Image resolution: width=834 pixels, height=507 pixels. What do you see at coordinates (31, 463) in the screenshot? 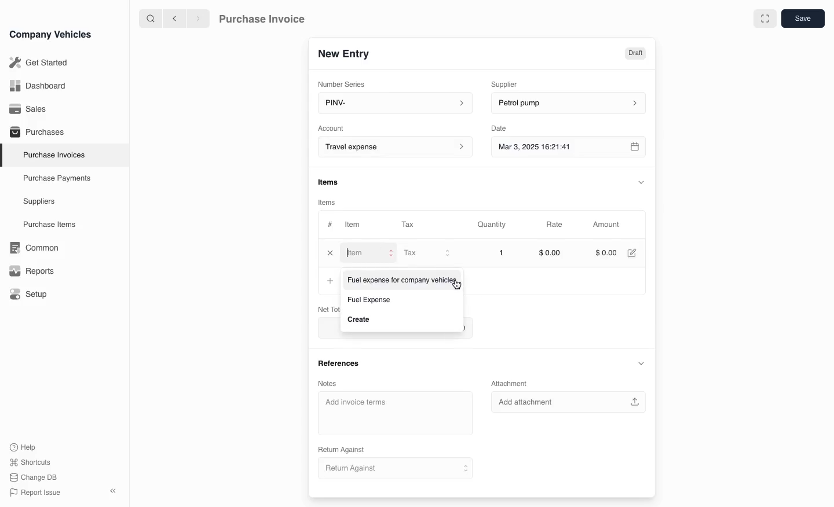
I see `Shortcuts` at bounding box center [31, 463].